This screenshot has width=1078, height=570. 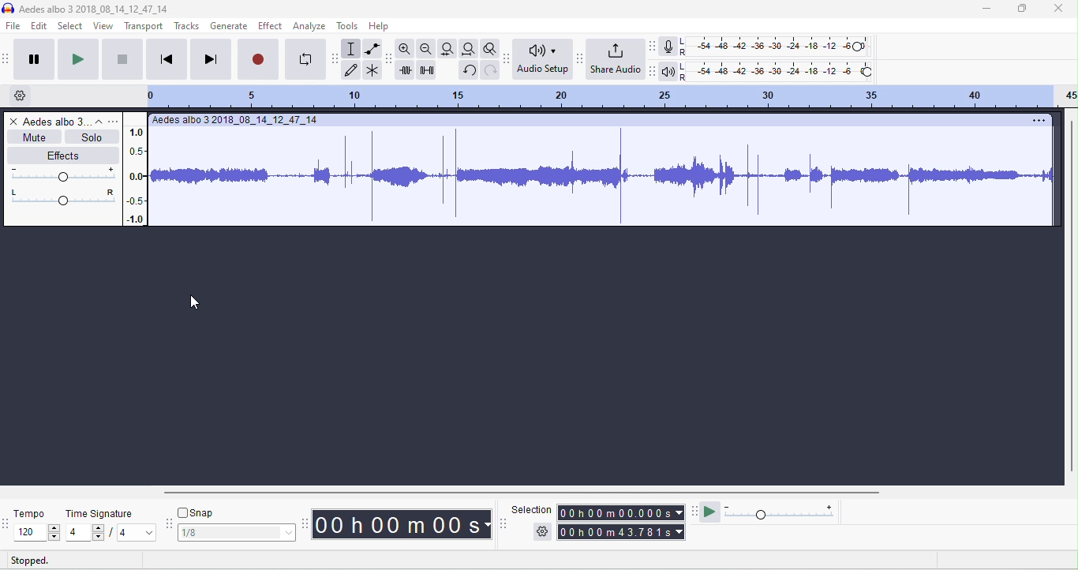 What do you see at coordinates (60, 173) in the screenshot?
I see `volume` at bounding box center [60, 173].